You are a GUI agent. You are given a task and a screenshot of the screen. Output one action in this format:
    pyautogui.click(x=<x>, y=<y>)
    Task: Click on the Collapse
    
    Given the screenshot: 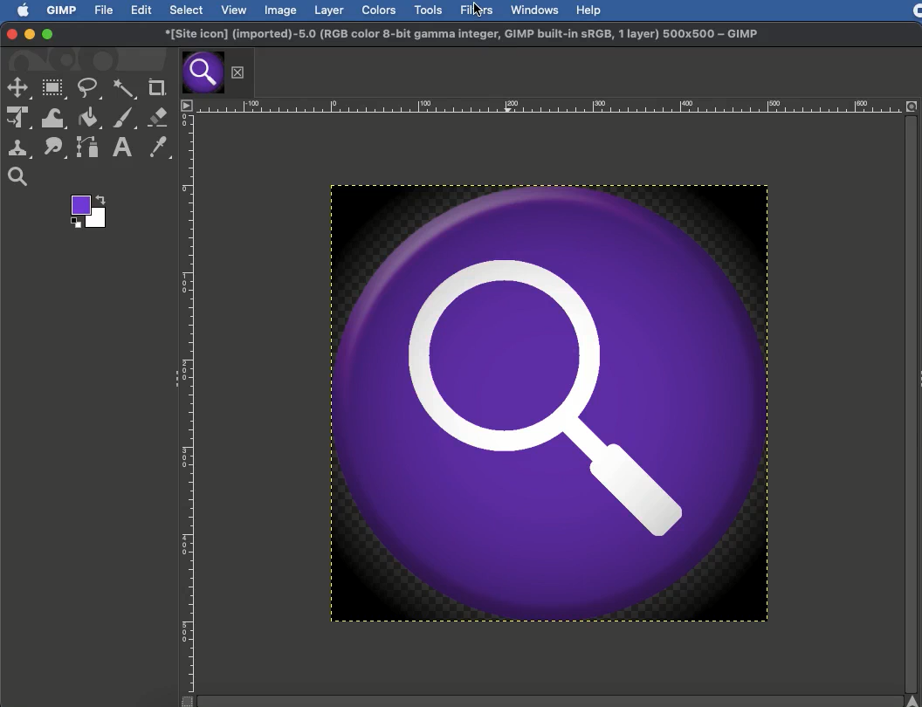 What is the action you would take?
    pyautogui.click(x=174, y=375)
    